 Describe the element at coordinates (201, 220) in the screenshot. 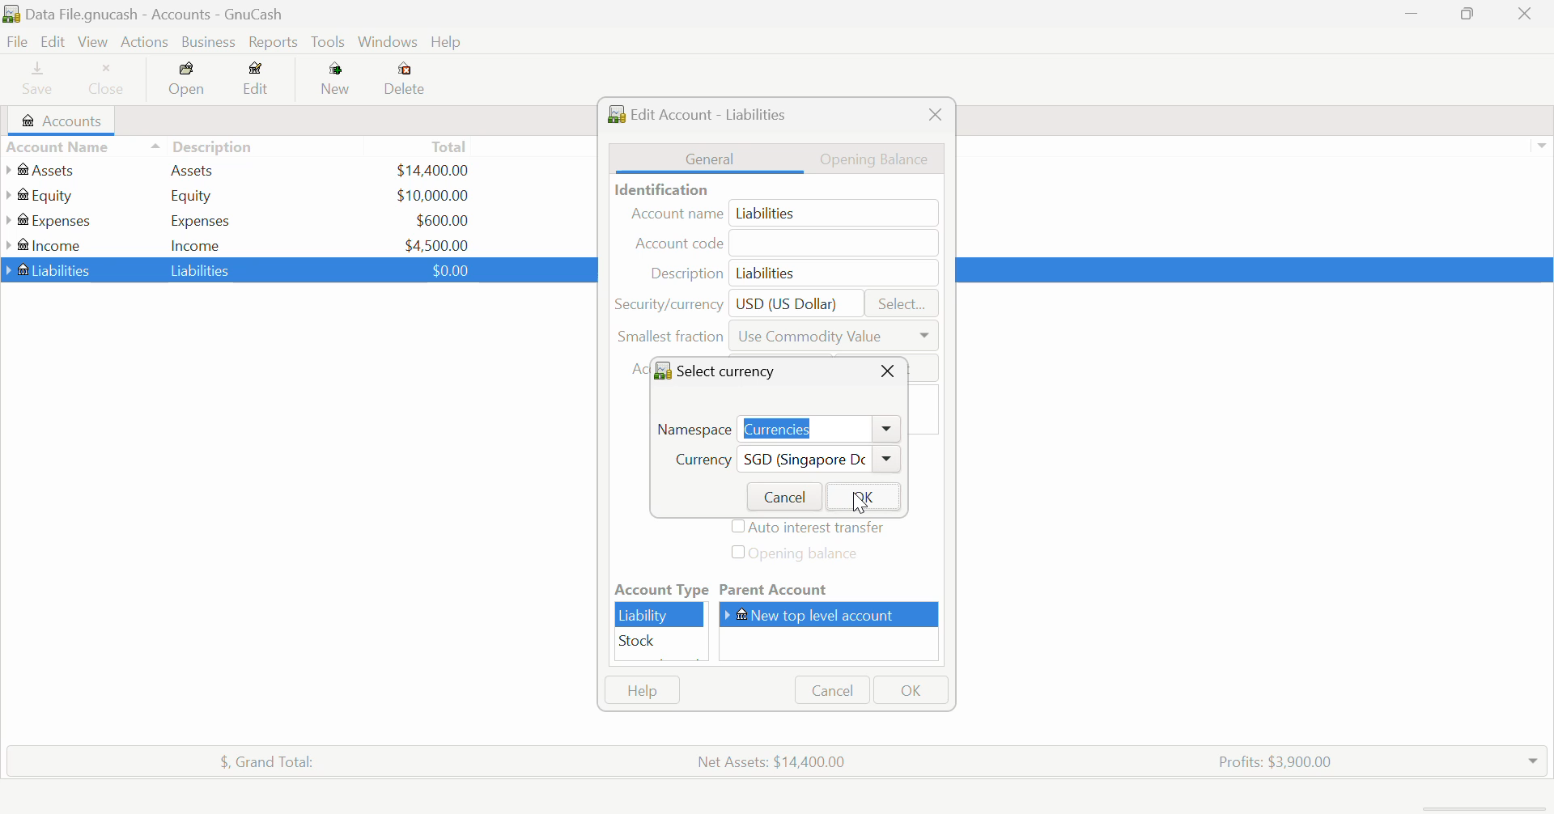

I see `Expenses` at that location.